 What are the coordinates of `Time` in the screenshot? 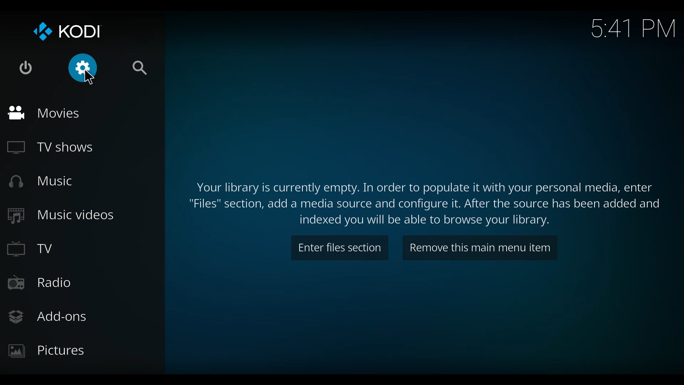 It's located at (634, 27).